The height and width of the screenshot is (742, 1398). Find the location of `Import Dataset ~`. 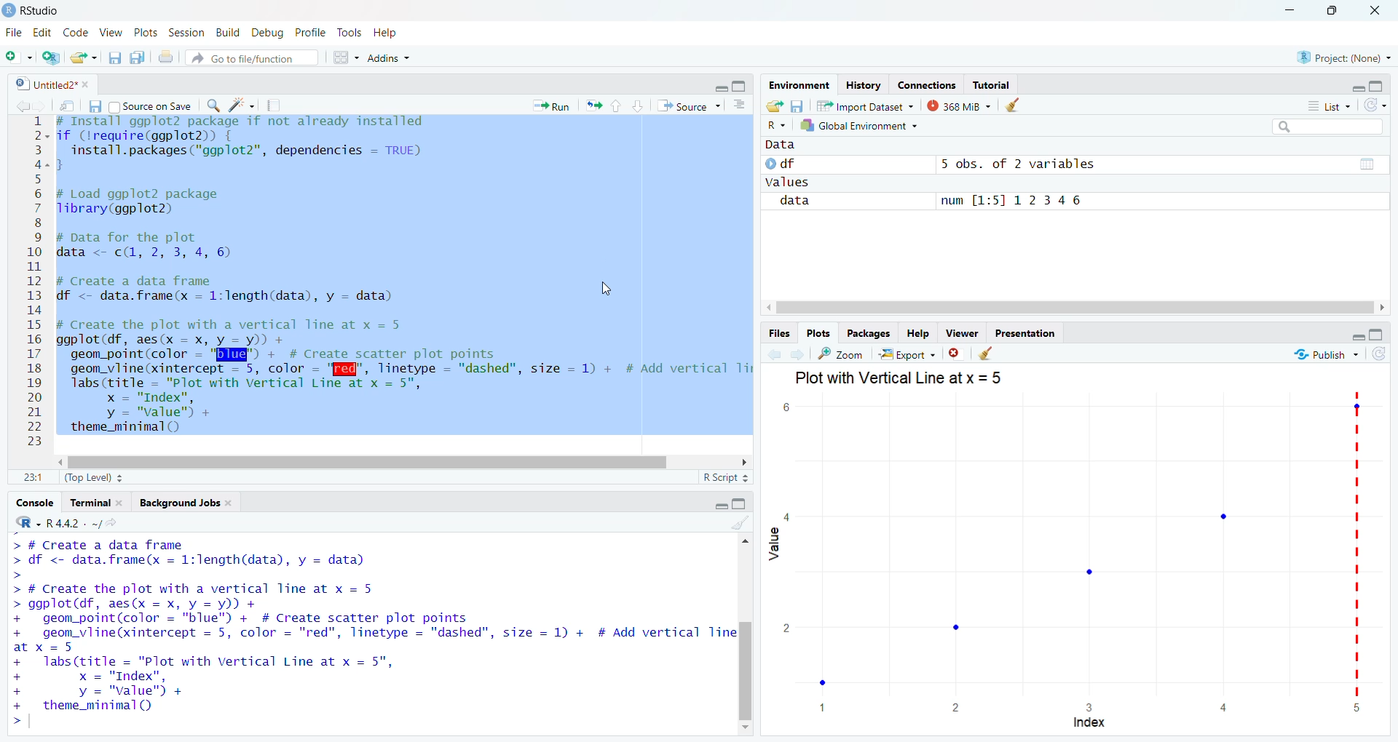

Import Dataset ~ is located at coordinates (866, 105).